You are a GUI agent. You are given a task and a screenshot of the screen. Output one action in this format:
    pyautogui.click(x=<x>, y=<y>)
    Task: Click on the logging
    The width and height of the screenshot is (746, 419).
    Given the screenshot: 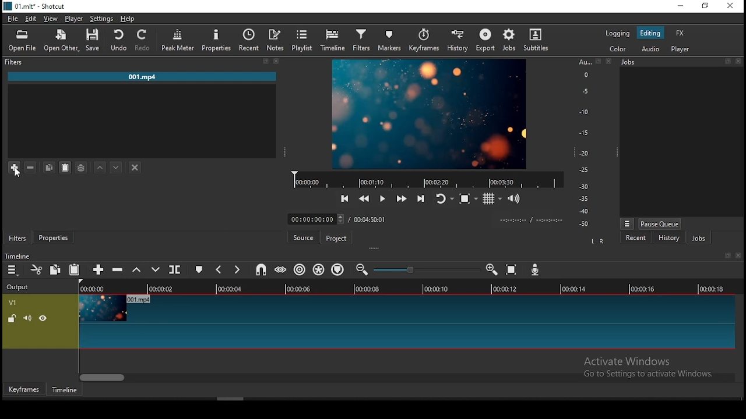 What is the action you would take?
    pyautogui.click(x=617, y=31)
    